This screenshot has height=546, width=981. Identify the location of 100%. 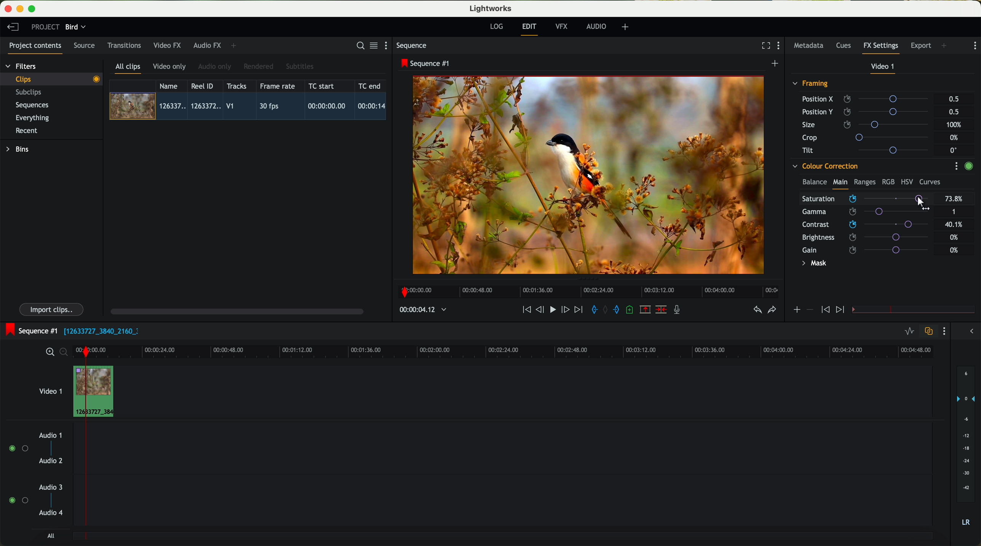
(956, 125).